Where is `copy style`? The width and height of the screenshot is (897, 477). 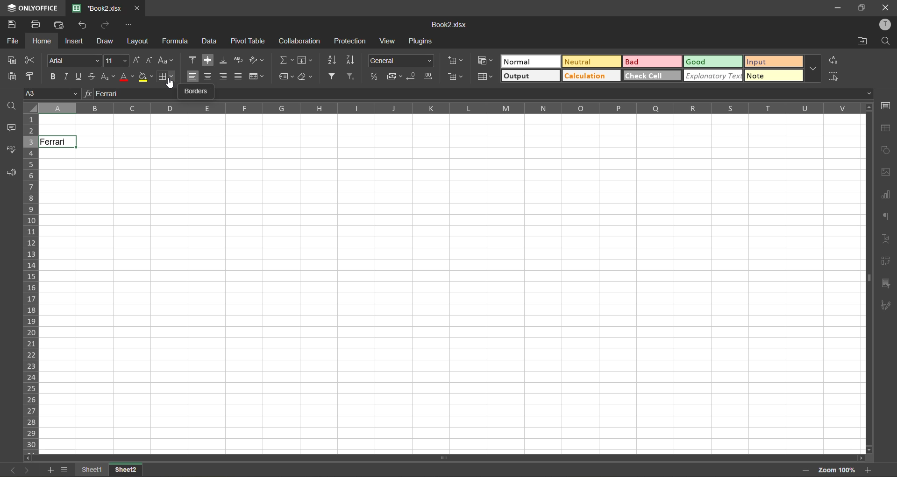 copy style is located at coordinates (31, 77).